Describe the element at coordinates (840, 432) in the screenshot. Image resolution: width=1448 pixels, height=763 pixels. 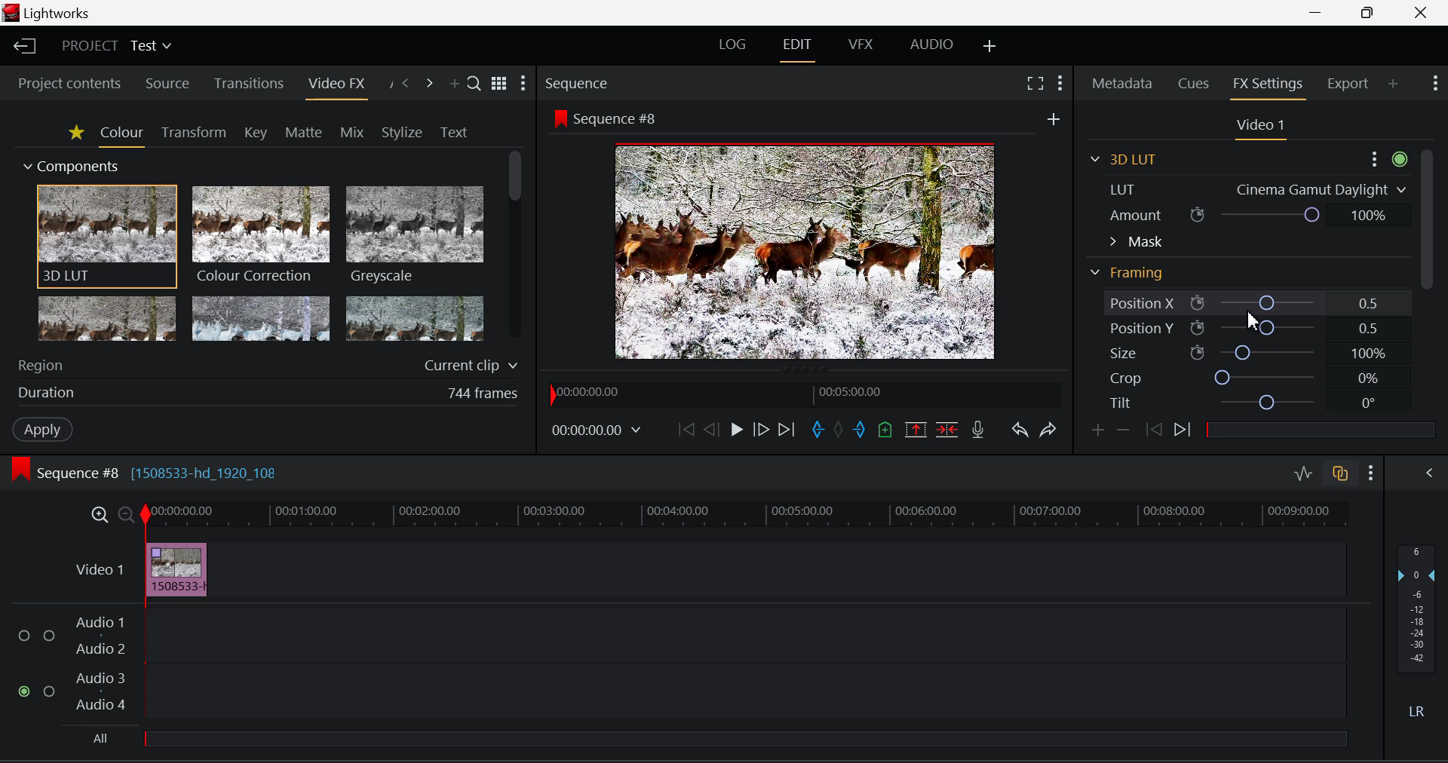
I see `Remove all marks` at that location.